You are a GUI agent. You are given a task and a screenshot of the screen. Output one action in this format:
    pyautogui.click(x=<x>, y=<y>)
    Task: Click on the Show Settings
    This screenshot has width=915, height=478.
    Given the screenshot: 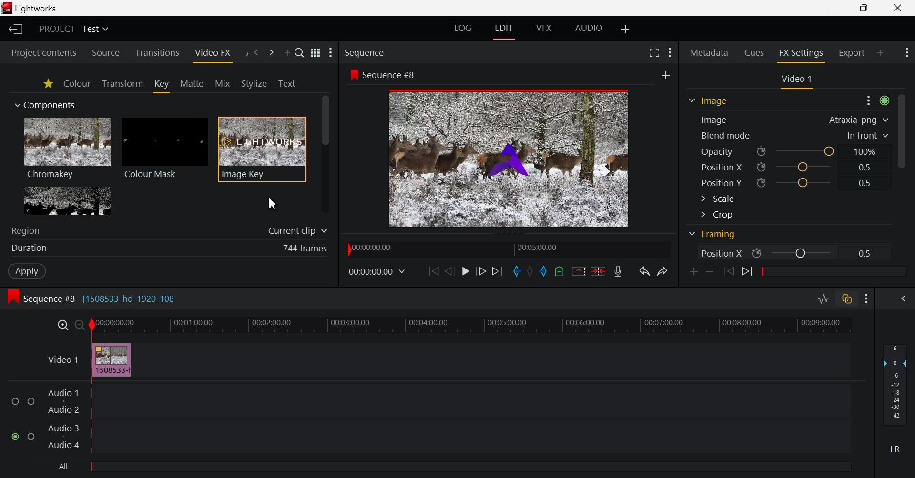 What is the action you would take?
    pyautogui.click(x=877, y=100)
    